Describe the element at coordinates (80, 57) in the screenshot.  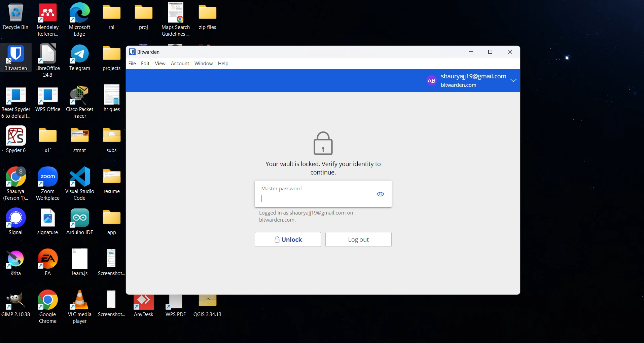
I see `Telegram` at that location.